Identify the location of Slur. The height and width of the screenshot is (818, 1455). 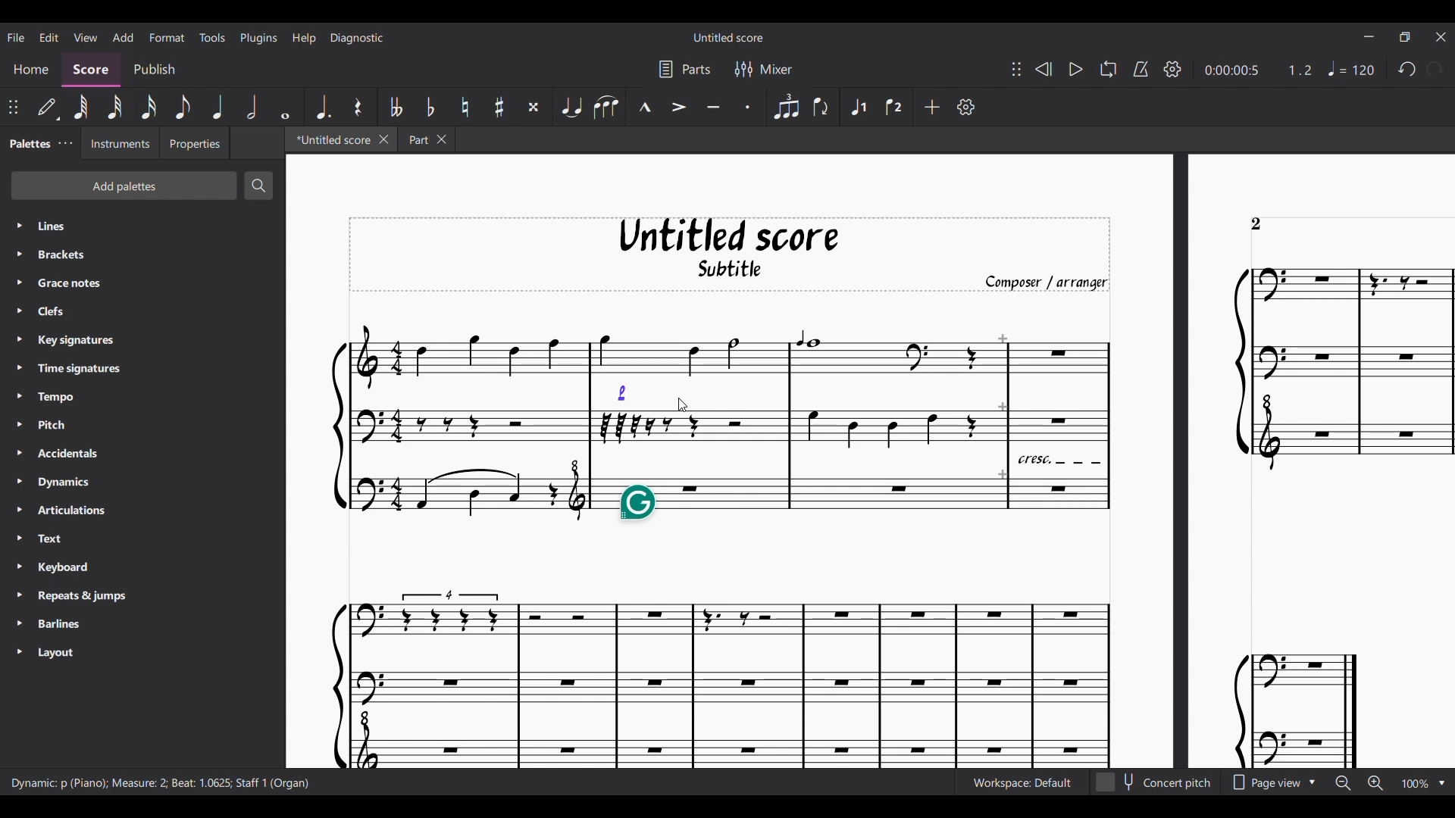
(606, 107).